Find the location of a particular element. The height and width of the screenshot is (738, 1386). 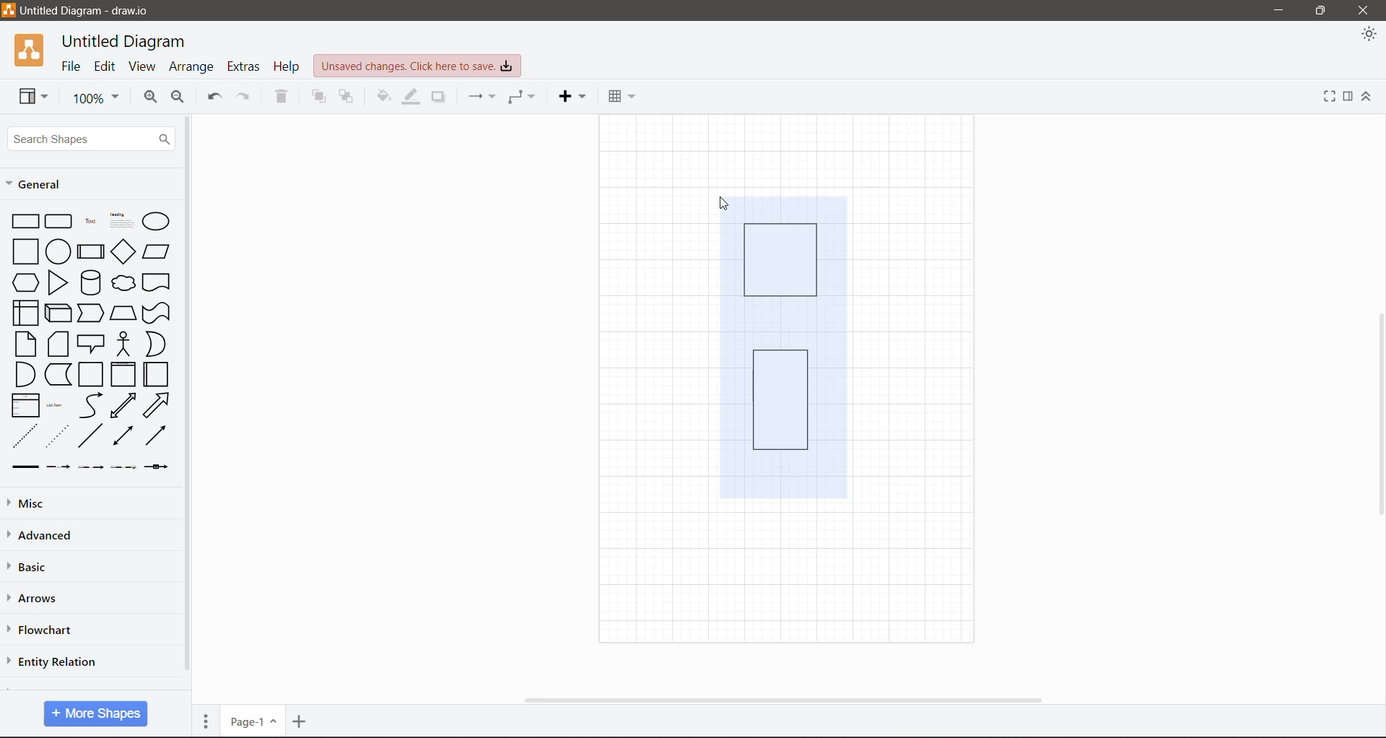

More Shapes is located at coordinates (95, 713).